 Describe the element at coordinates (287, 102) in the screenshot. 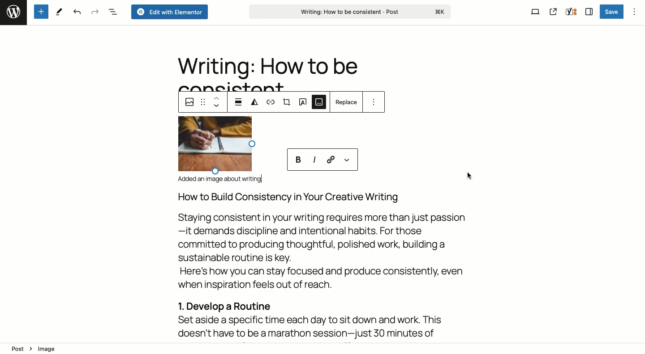

I see `Crop` at that location.